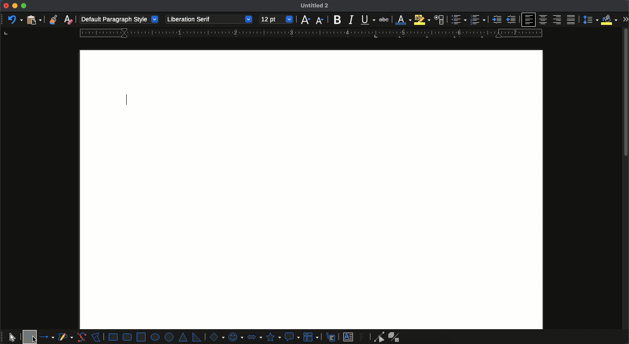 The image size is (629, 344). Describe the element at coordinates (625, 20) in the screenshot. I see `expand` at that location.